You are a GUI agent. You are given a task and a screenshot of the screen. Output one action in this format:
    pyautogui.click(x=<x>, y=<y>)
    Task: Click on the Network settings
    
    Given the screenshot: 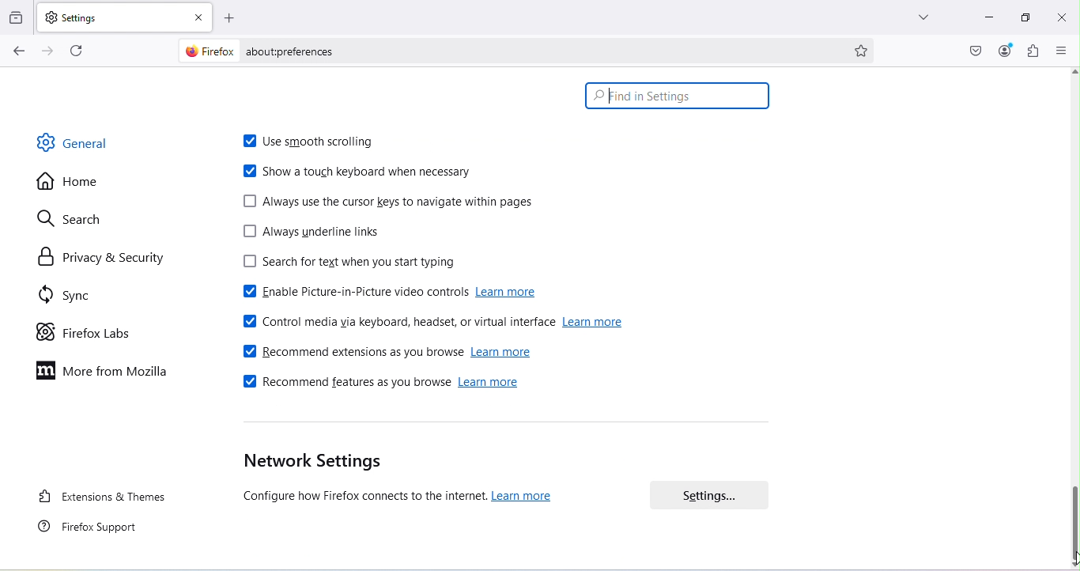 What is the action you would take?
    pyautogui.click(x=358, y=481)
    